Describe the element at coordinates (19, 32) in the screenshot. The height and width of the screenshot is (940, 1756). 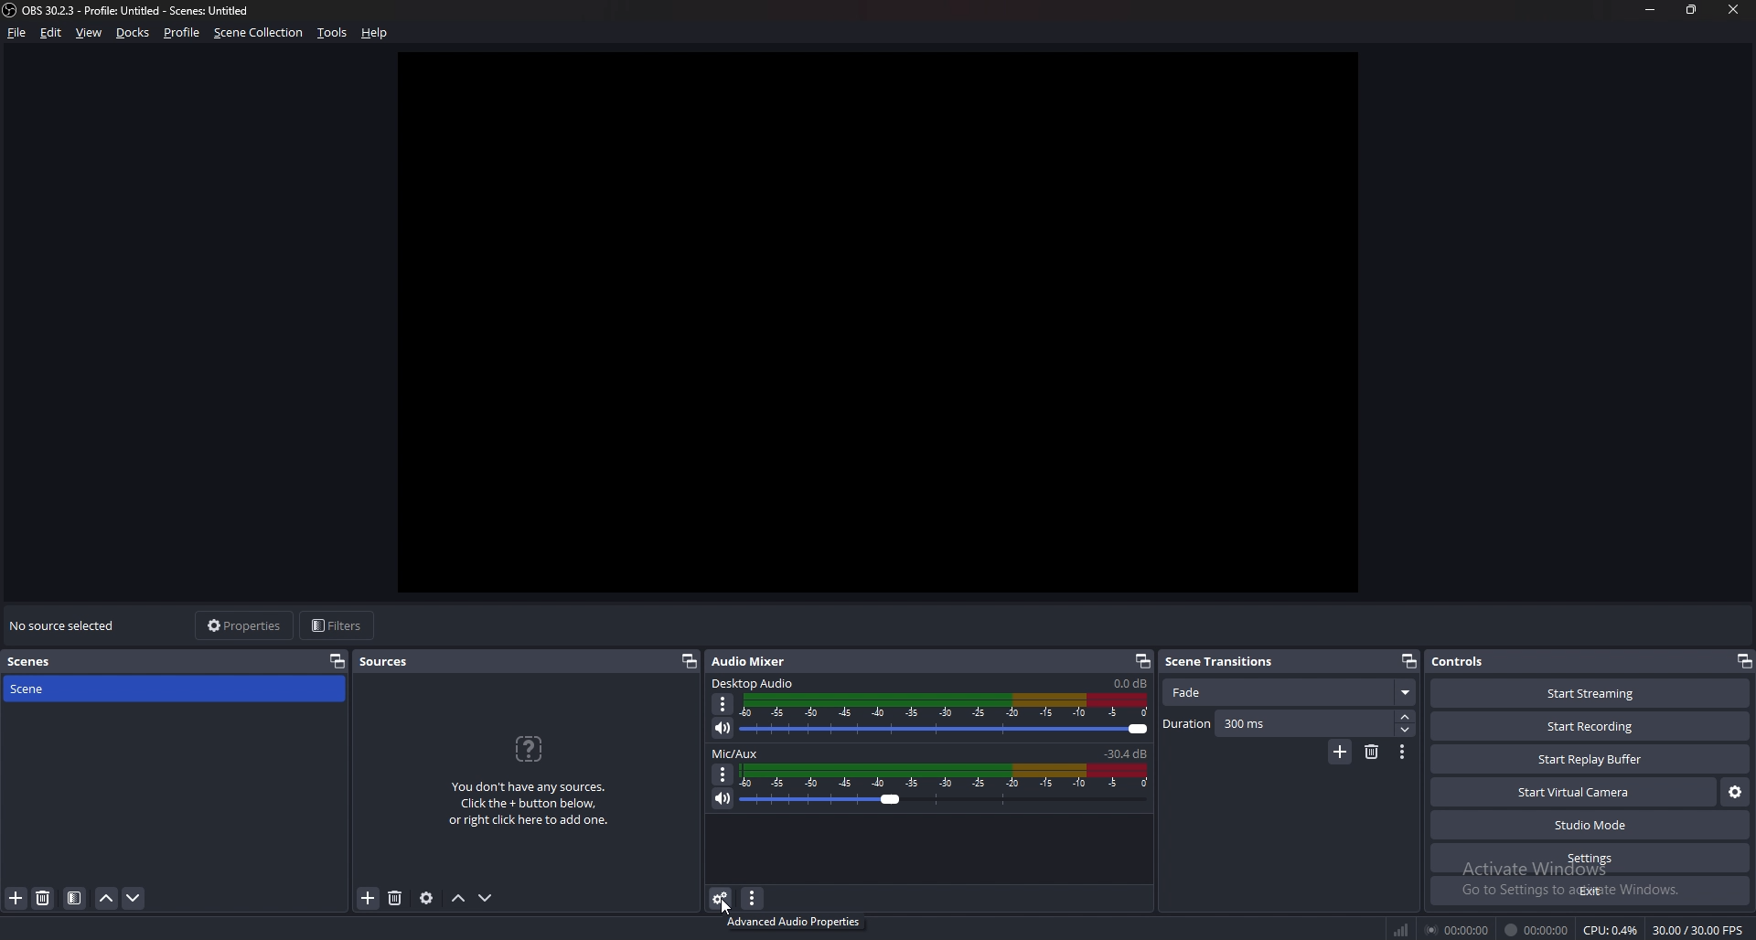
I see `file` at that location.